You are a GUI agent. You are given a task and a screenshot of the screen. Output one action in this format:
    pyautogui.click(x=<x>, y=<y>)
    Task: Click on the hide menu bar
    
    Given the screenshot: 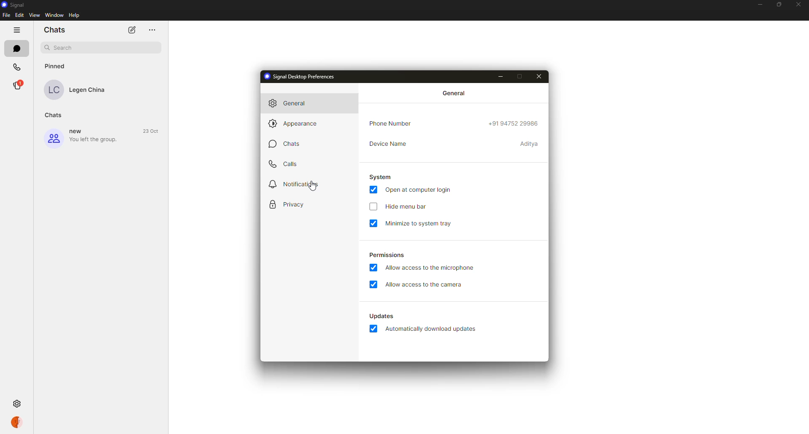 What is the action you would take?
    pyautogui.click(x=407, y=206)
    